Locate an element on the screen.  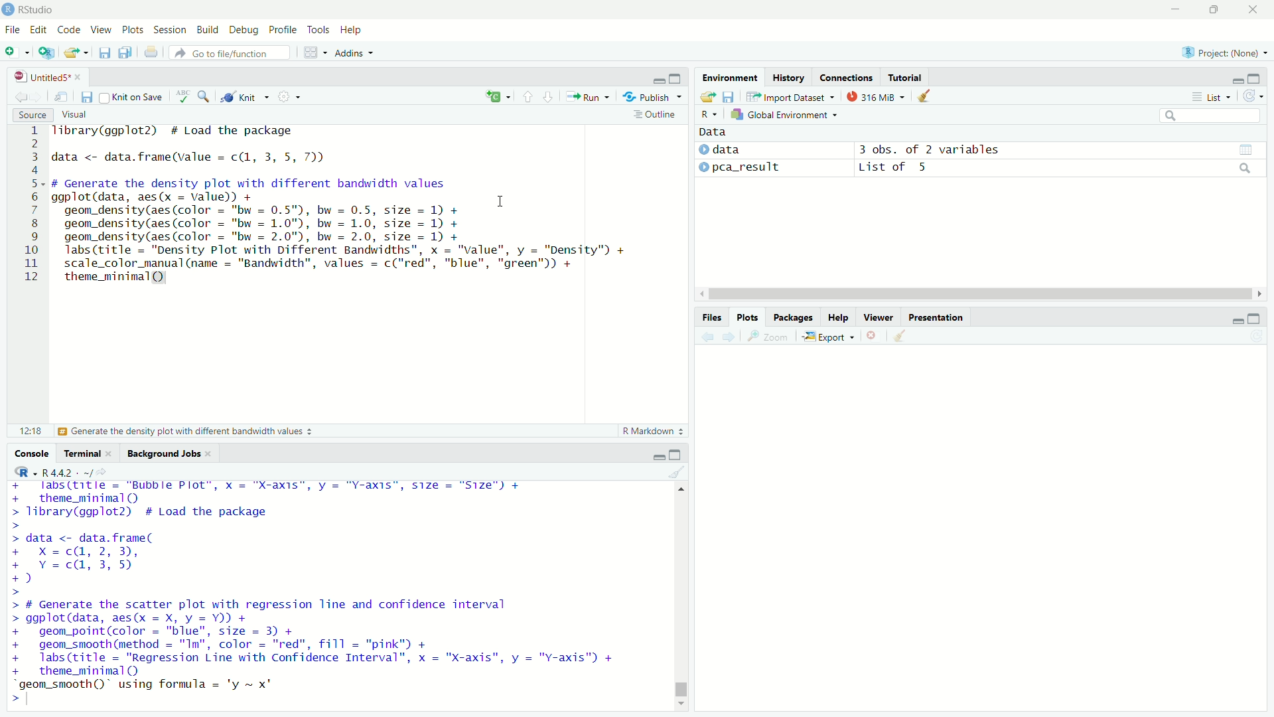
Build is located at coordinates (208, 29).